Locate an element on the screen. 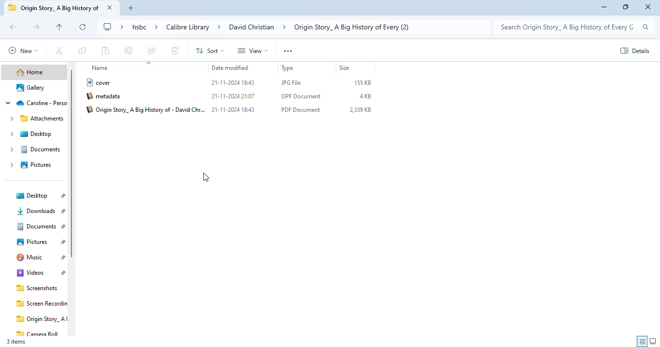  book folder is located at coordinates (41, 319).